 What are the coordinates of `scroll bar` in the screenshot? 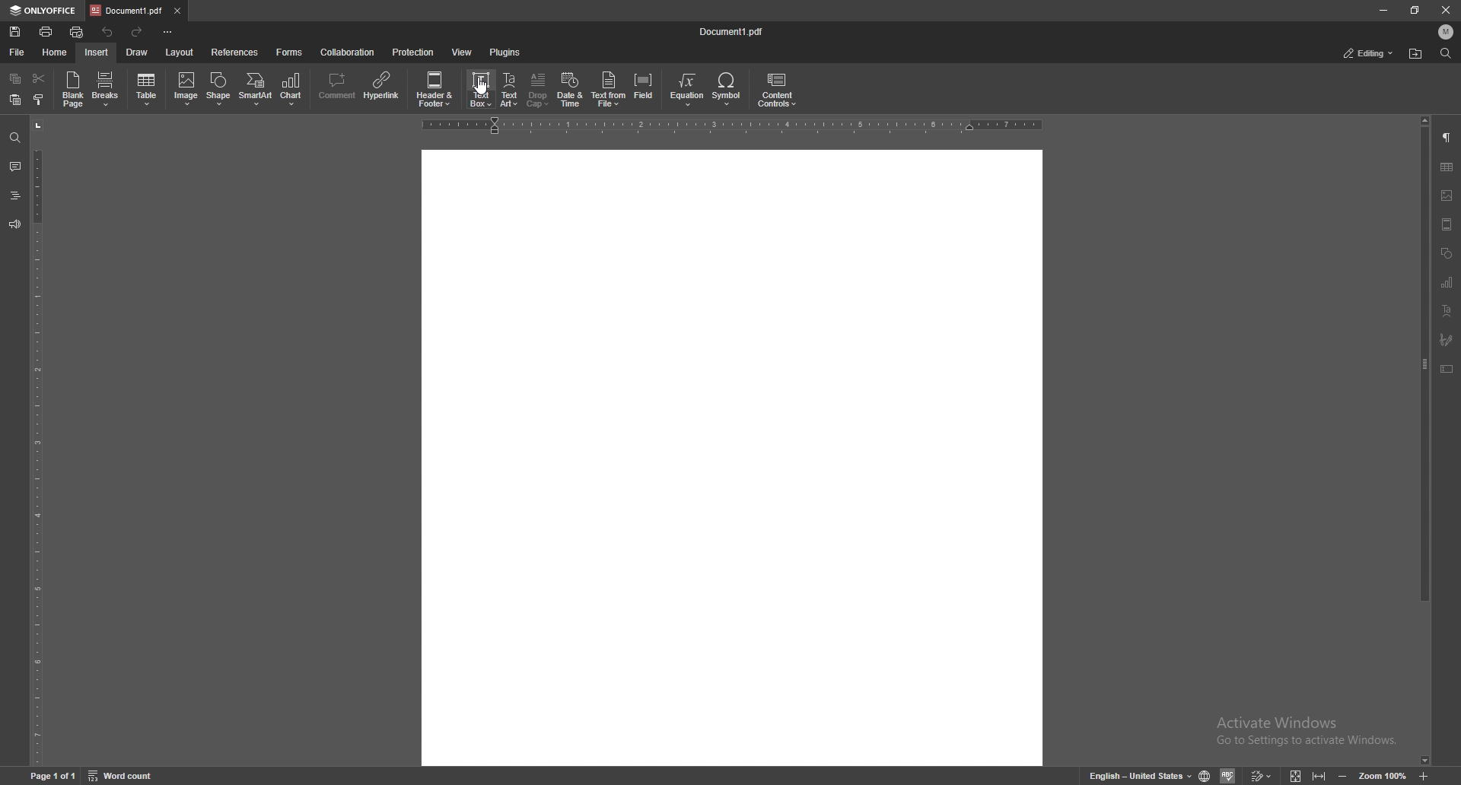 It's located at (1423, 441).